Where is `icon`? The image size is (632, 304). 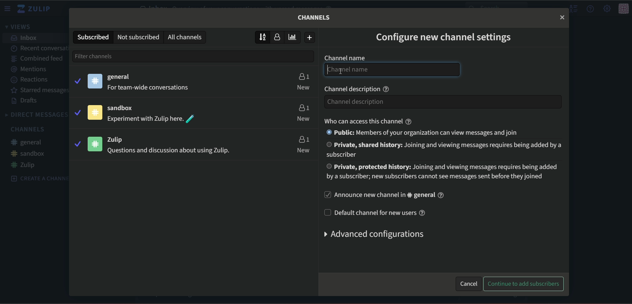 icon is located at coordinates (95, 81).